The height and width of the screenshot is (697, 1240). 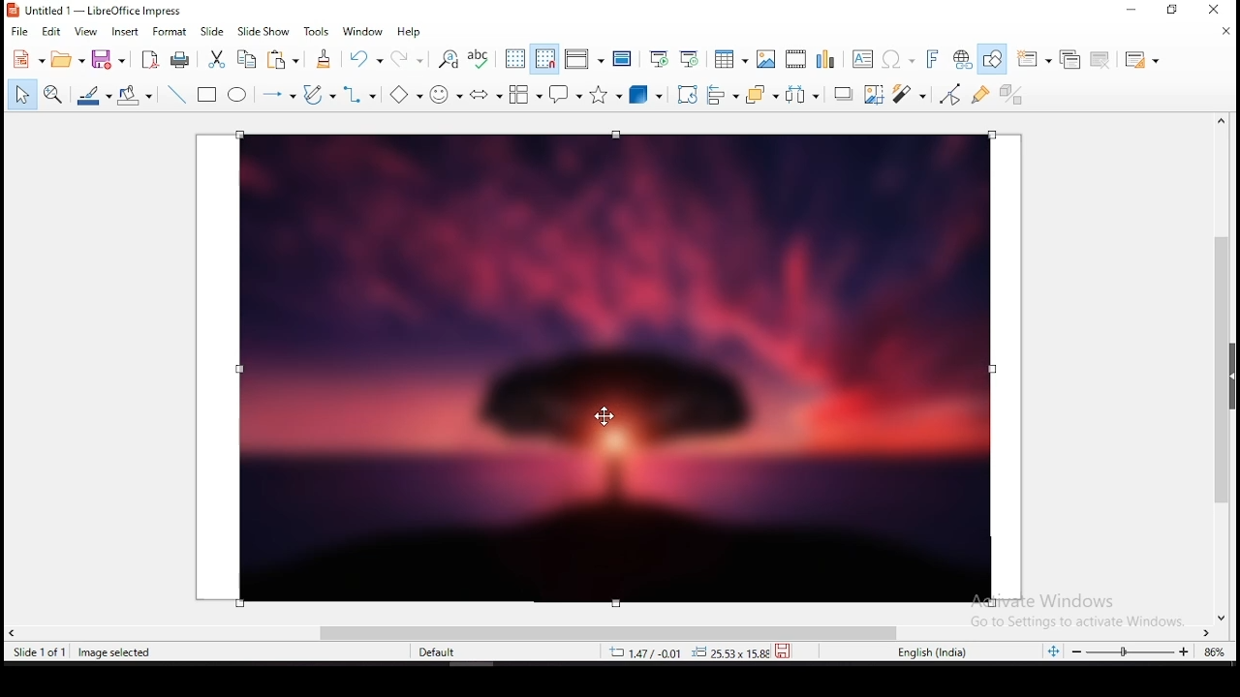 What do you see at coordinates (19, 96) in the screenshot?
I see `select tool` at bounding box center [19, 96].